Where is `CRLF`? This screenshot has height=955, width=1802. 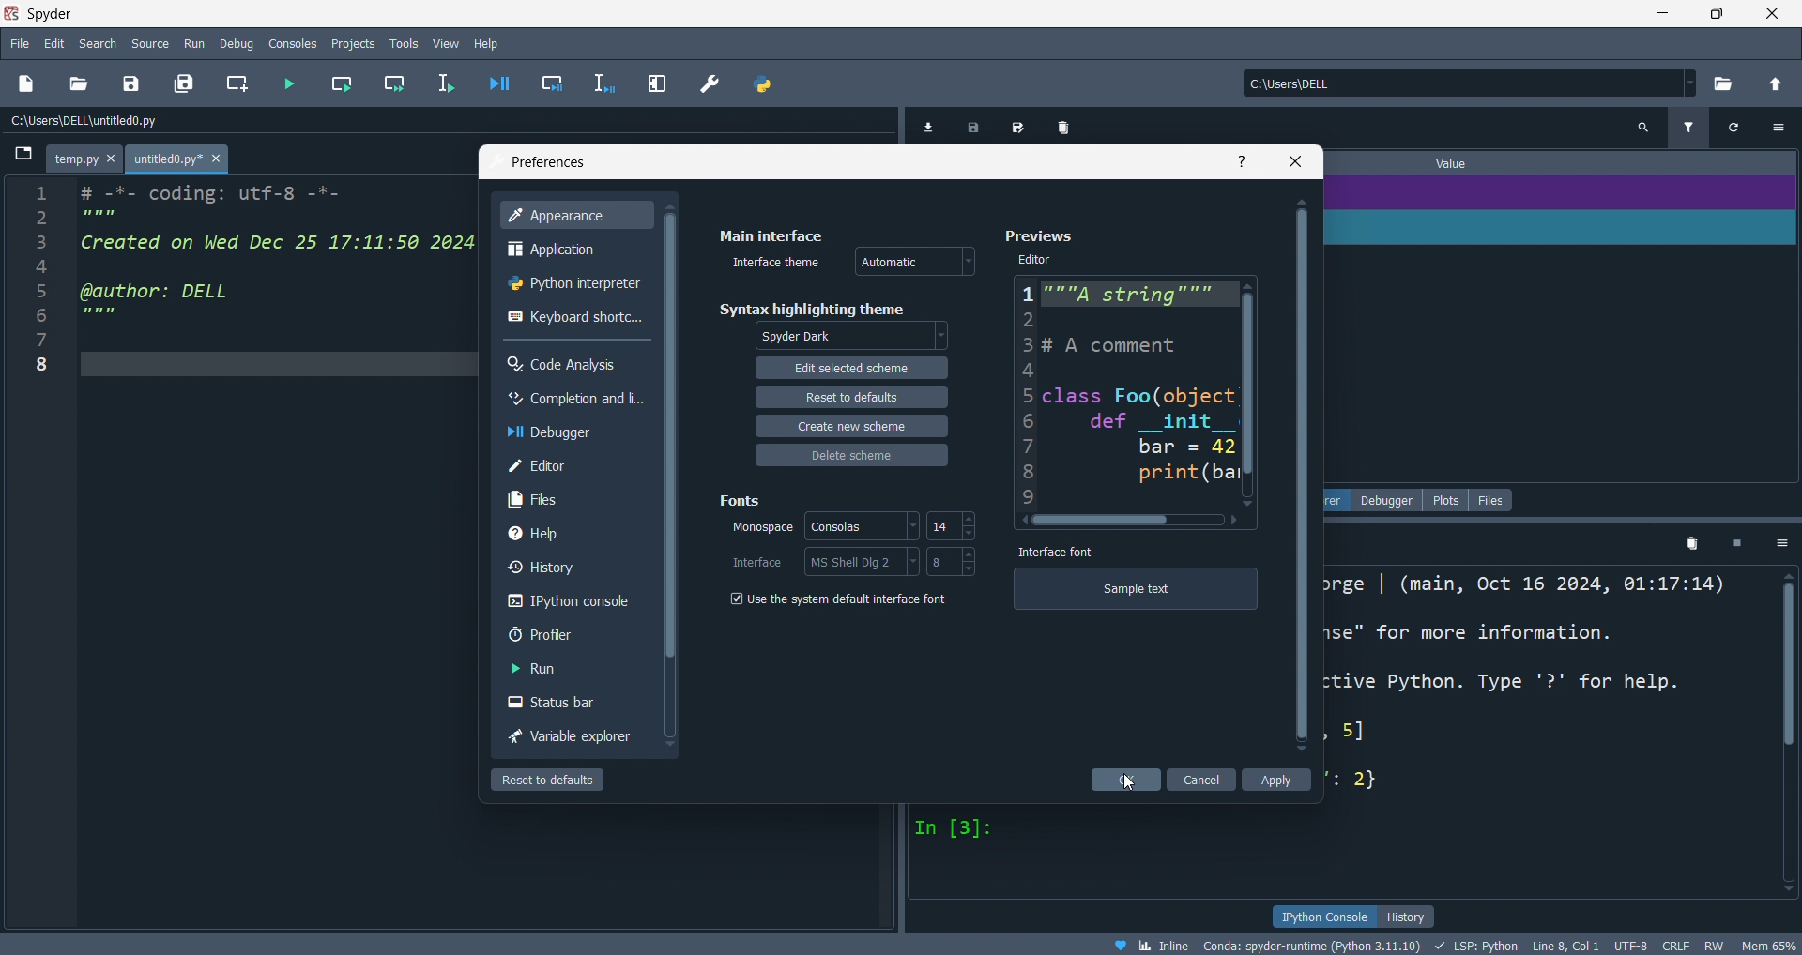 CRLF is located at coordinates (1678, 946).